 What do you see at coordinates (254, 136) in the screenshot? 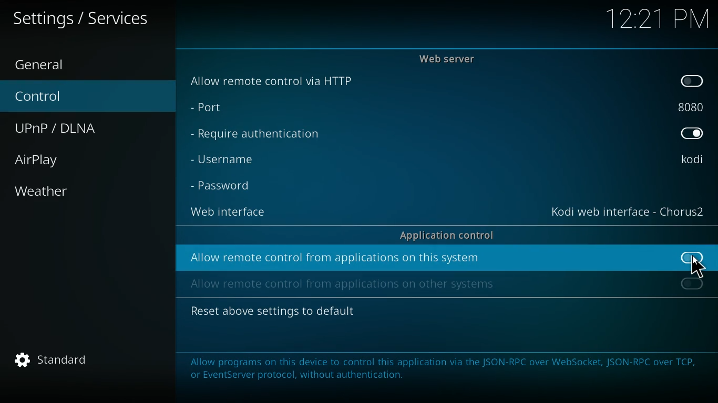
I see `require authentication` at bounding box center [254, 136].